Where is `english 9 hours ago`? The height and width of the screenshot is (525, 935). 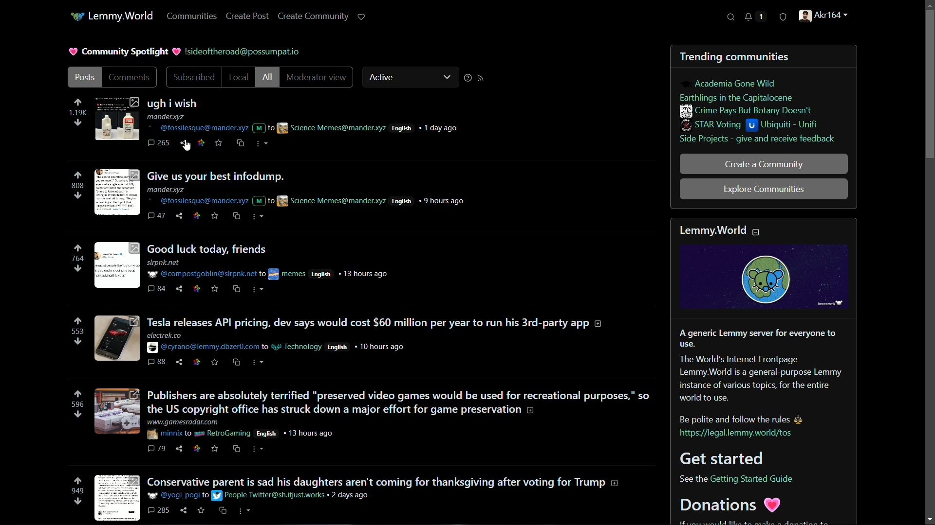
english 9 hours ago is located at coordinates (428, 200).